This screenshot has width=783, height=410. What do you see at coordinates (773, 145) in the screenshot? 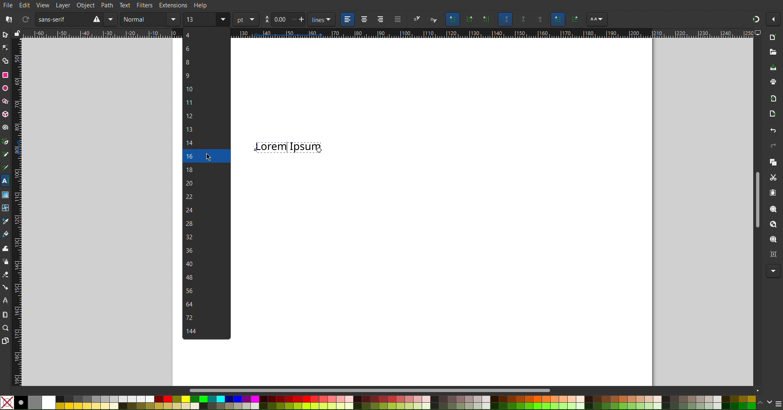
I see `Redo` at bounding box center [773, 145].